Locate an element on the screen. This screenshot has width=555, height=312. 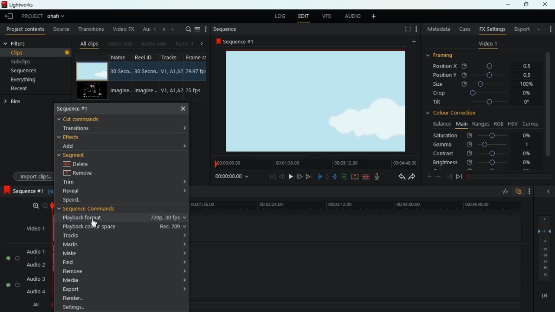
tracks is located at coordinates (170, 77).